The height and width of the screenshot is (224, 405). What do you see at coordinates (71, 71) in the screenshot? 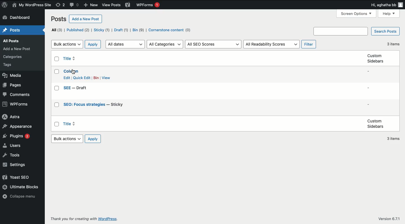
I see `Title` at bounding box center [71, 71].